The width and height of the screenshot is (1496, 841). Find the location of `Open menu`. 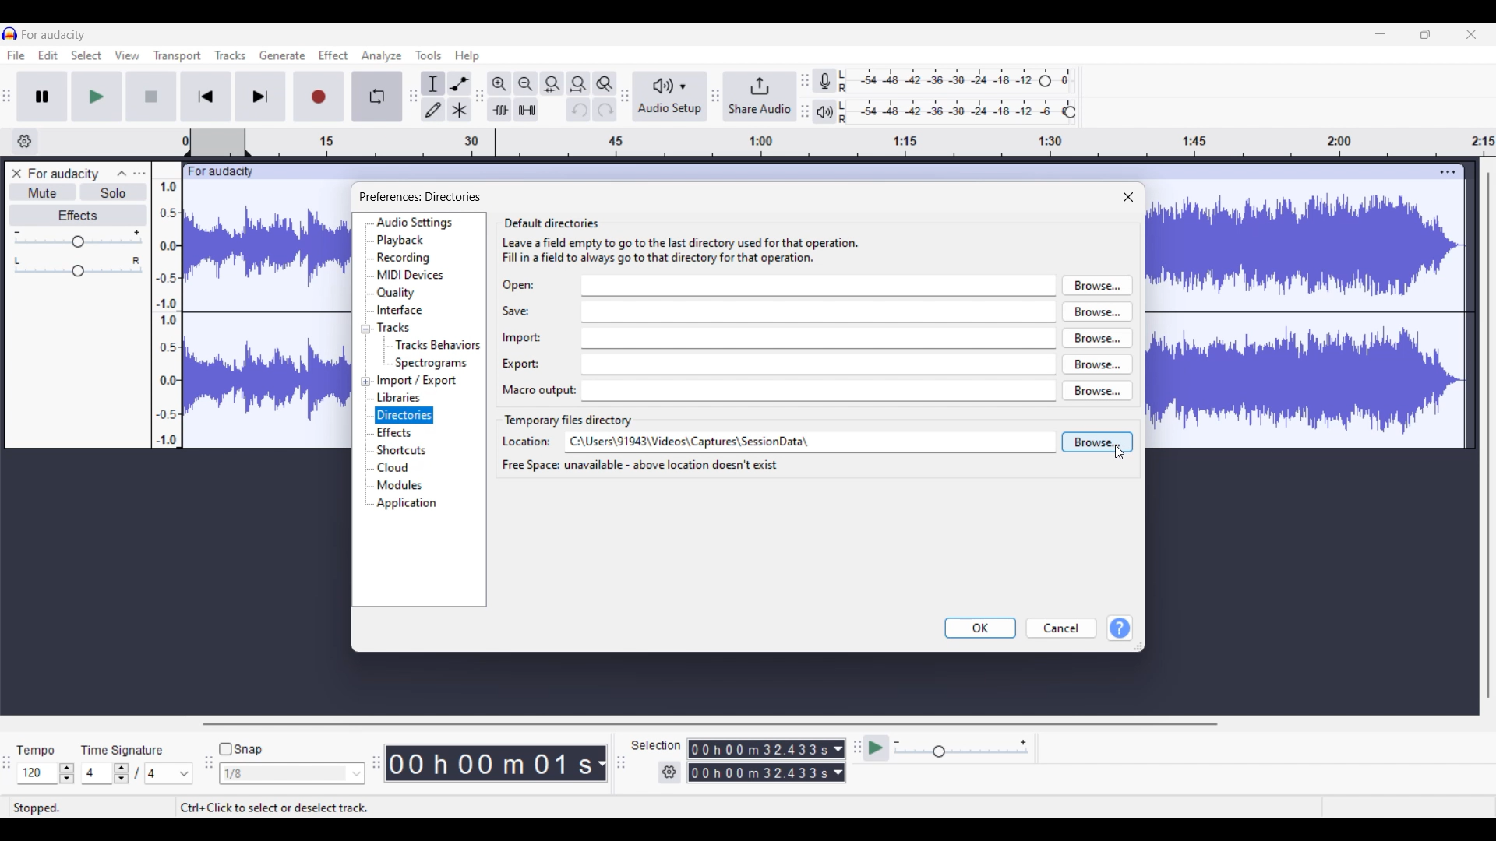

Open menu is located at coordinates (139, 174).